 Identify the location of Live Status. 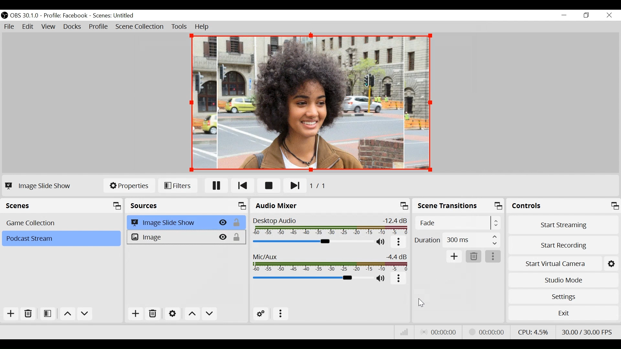
(438, 332).